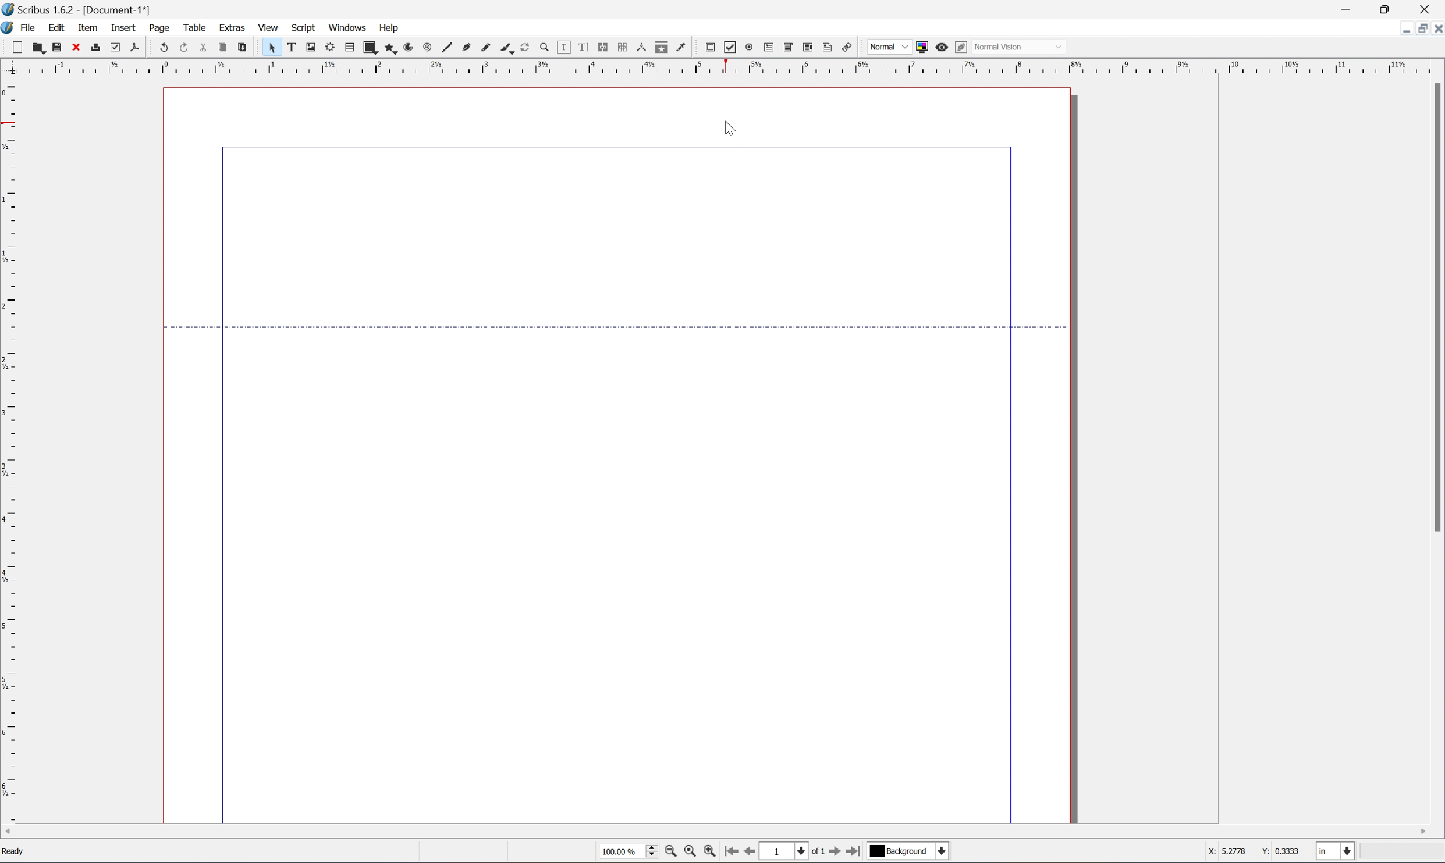 The width and height of the screenshot is (1445, 863). I want to click on pdf combo box, so click(789, 49).